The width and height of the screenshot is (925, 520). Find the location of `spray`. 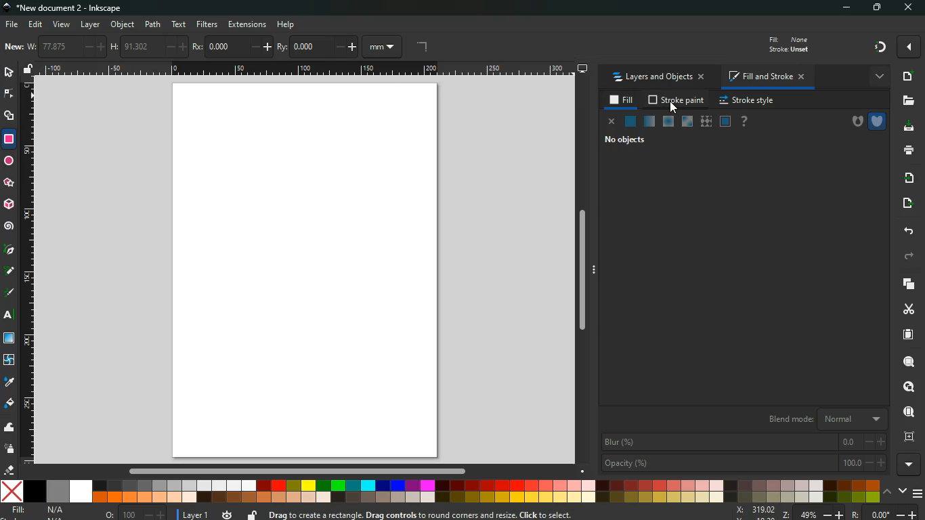

spray is located at coordinates (9, 450).